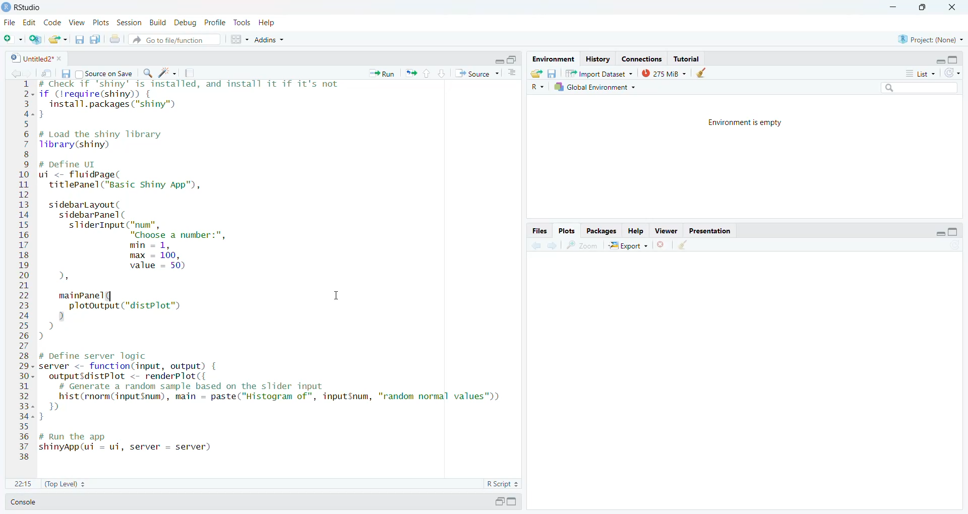  What do you see at coordinates (270, 39) in the screenshot?
I see `Addins` at bounding box center [270, 39].